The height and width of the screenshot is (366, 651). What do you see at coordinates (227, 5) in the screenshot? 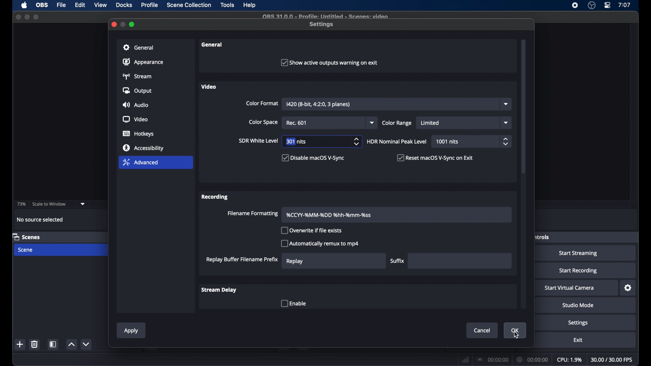
I see `tools` at bounding box center [227, 5].